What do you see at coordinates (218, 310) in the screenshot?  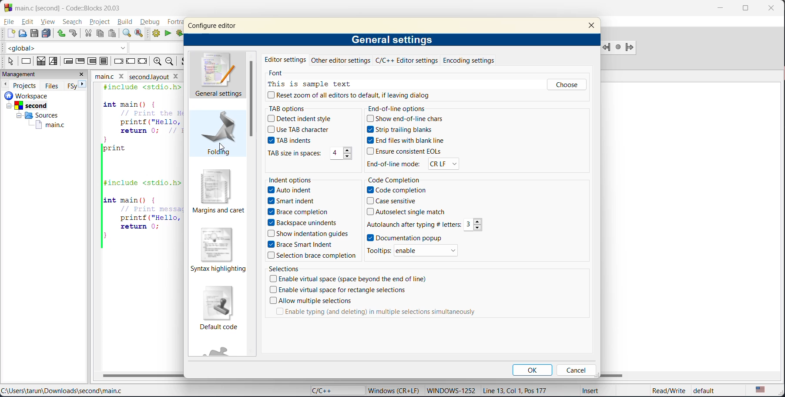 I see `default code` at bounding box center [218, 310].